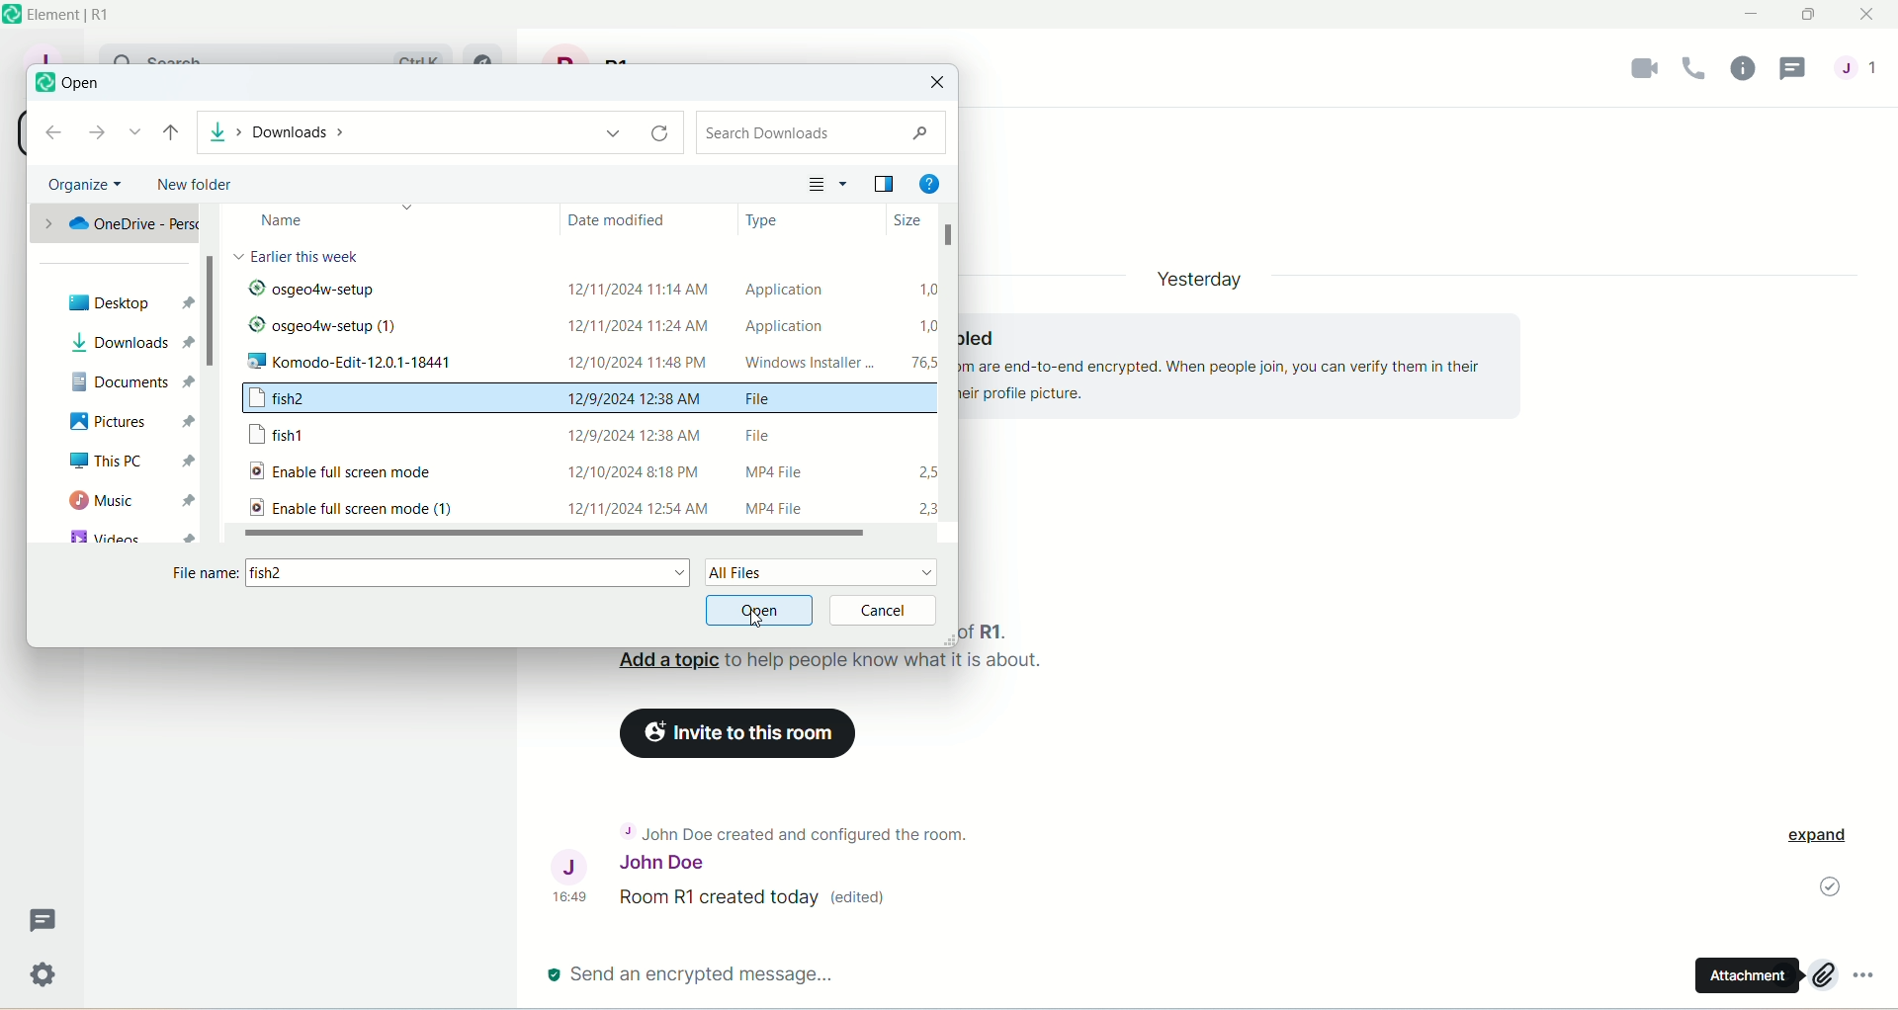 The width and height of the screenshot is (1898, 1010). Describe the element at coordinates (1636, 72) in the screenshot. I see `video call` at that location.